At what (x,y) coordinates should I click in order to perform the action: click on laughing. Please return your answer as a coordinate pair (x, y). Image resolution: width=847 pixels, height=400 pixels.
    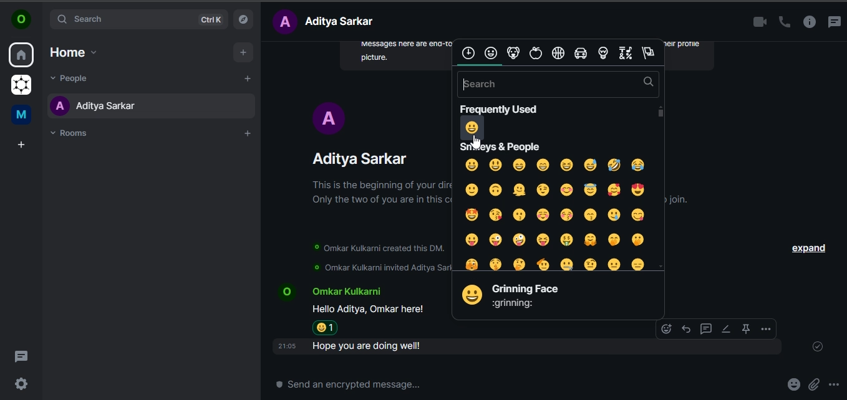
    Looking at the image, I should click on (613, 164).